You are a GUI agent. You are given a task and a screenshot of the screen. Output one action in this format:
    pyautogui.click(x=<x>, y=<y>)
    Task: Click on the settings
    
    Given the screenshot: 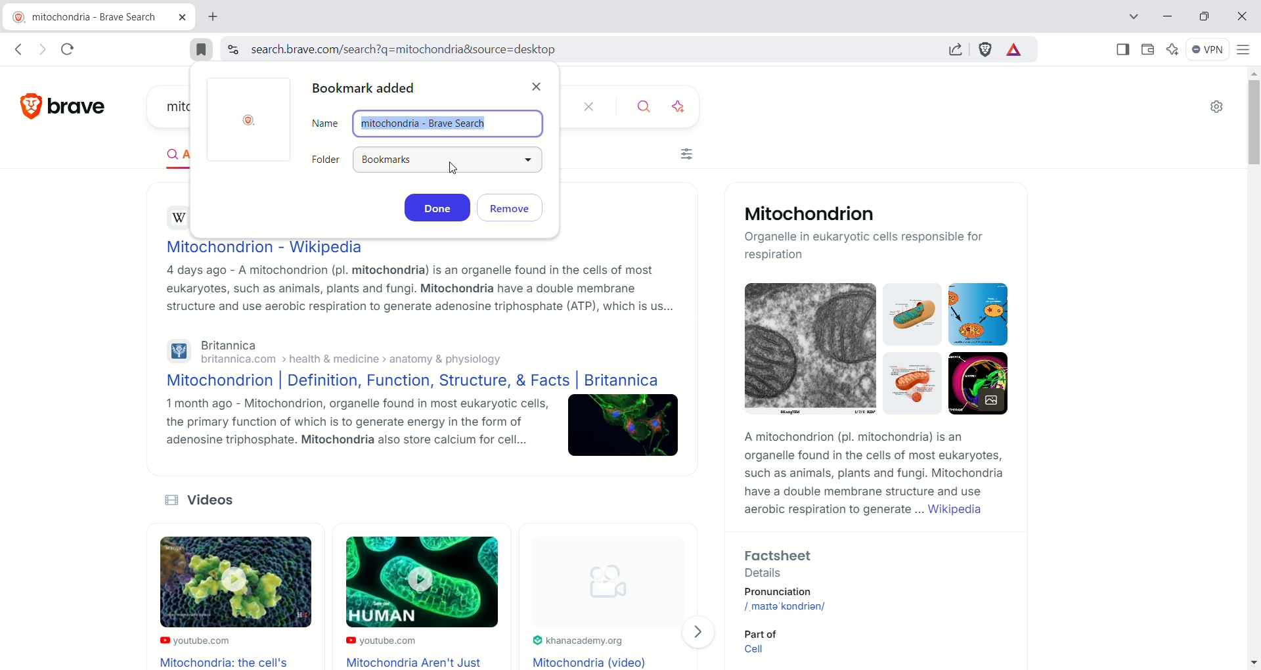 What is the action you would take?
    pyautogui.click(x=1218, y=108)
    